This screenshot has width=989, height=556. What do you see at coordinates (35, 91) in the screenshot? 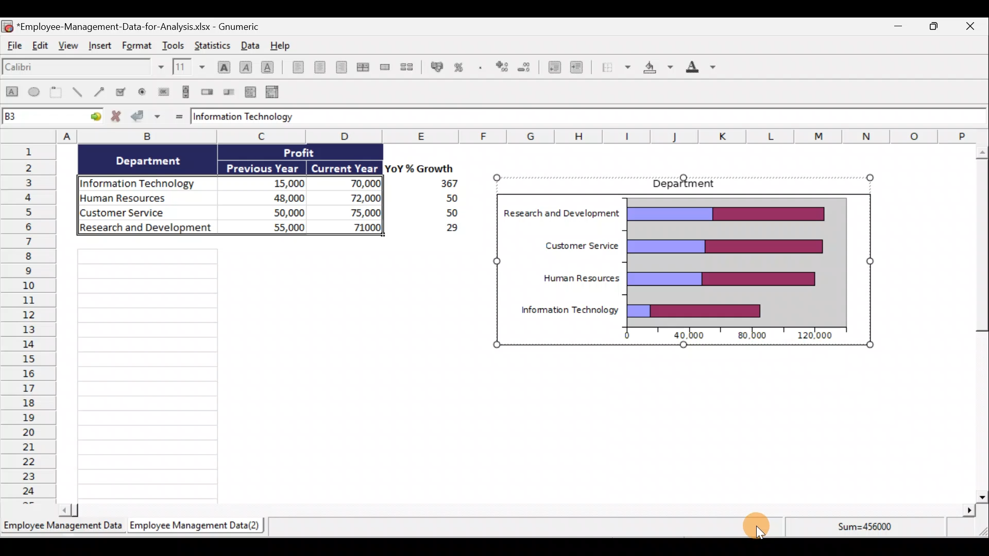
I see `Create an ellipse object` at bounding box center [35, 91].